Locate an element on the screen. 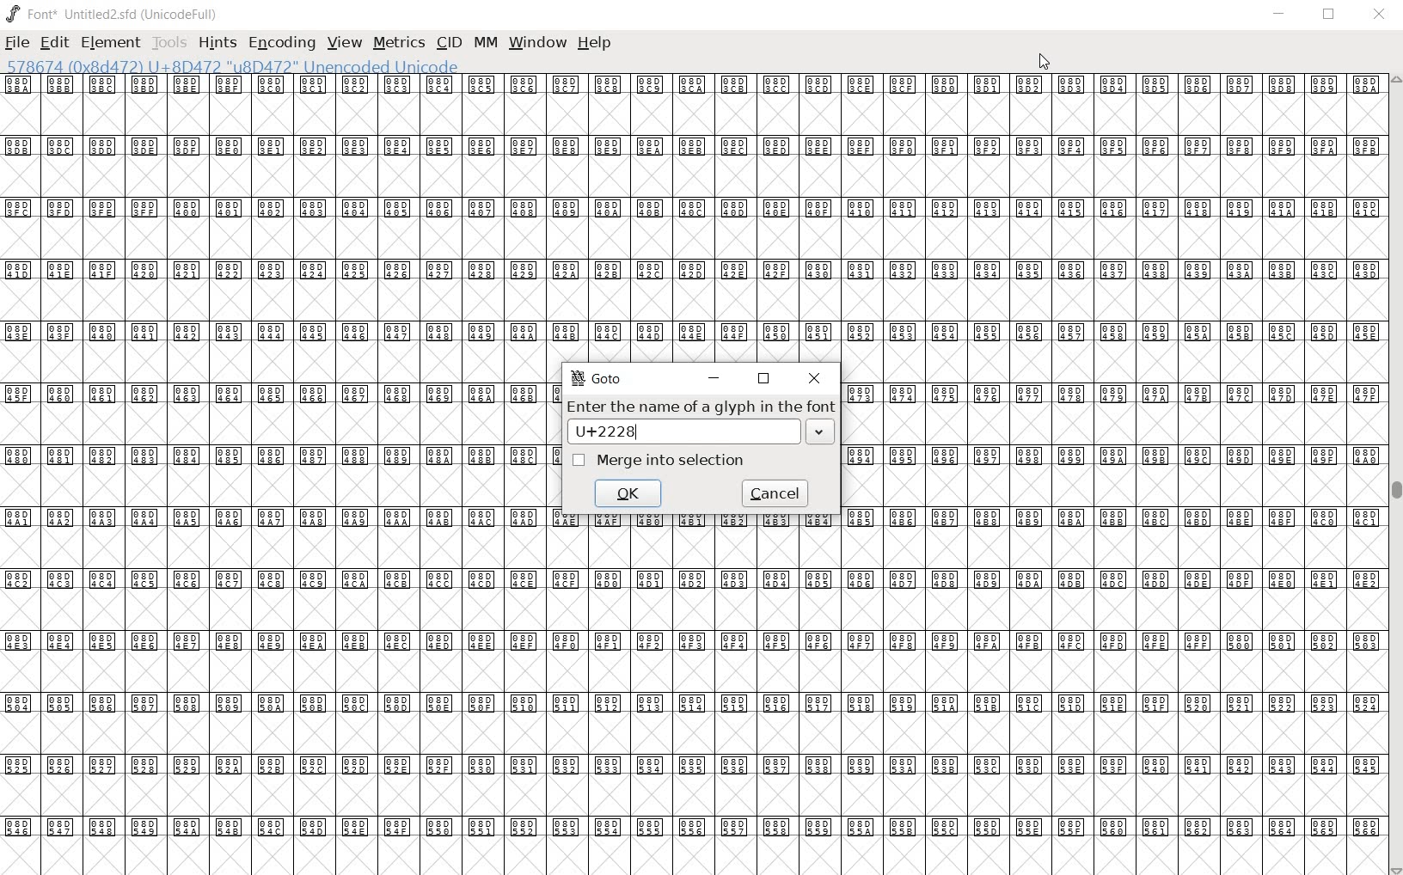  Textbox is located at coordinates (702, 432).